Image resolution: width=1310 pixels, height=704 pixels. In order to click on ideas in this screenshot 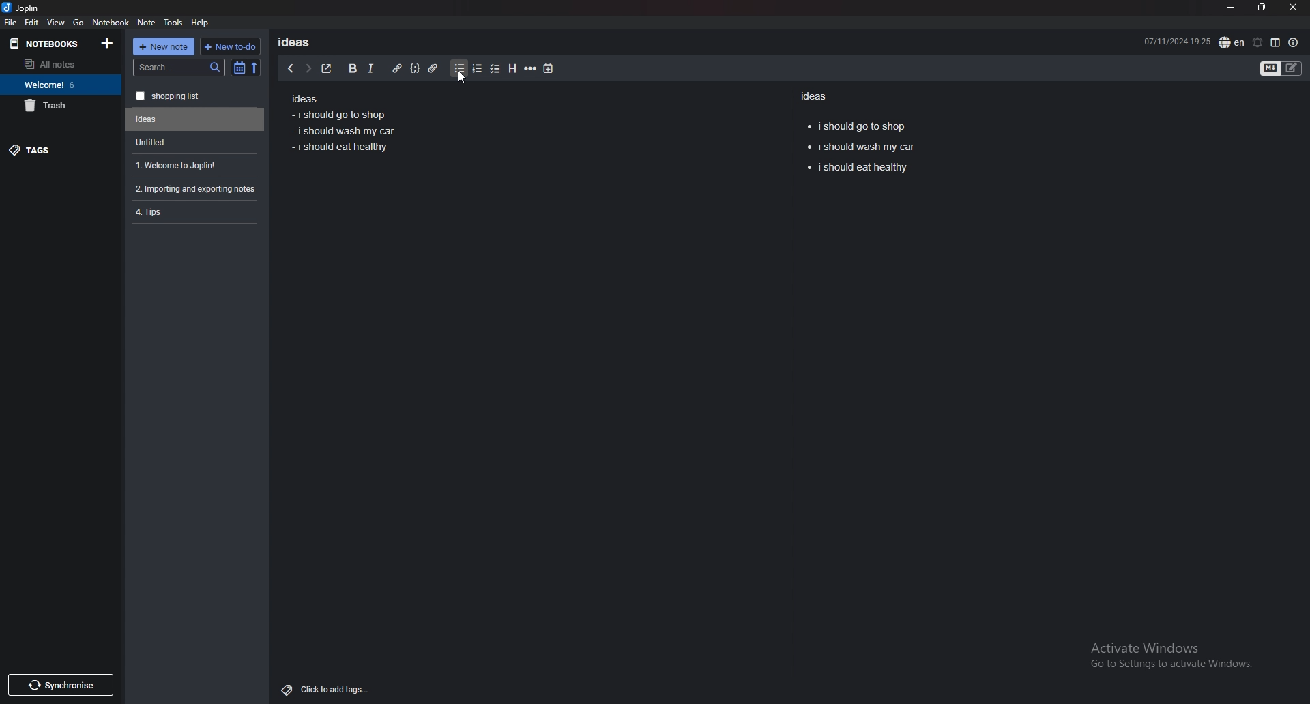, I will do `click(817, 96)`.